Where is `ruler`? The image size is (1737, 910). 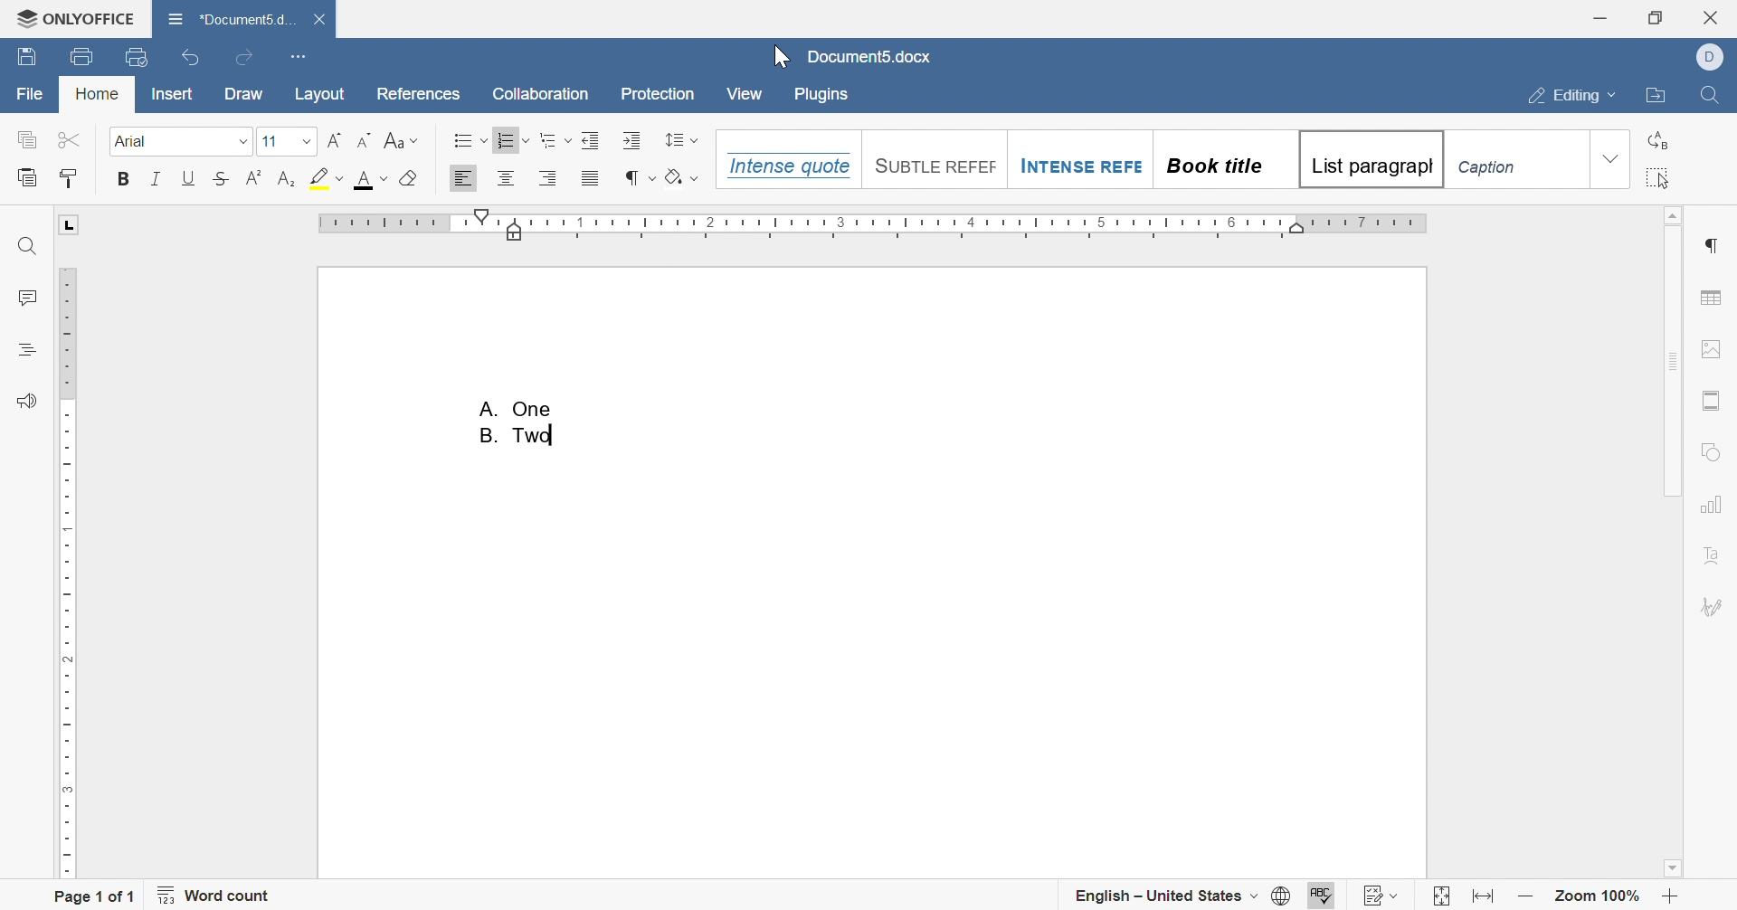 ruler is located at coordinates (66, 572).